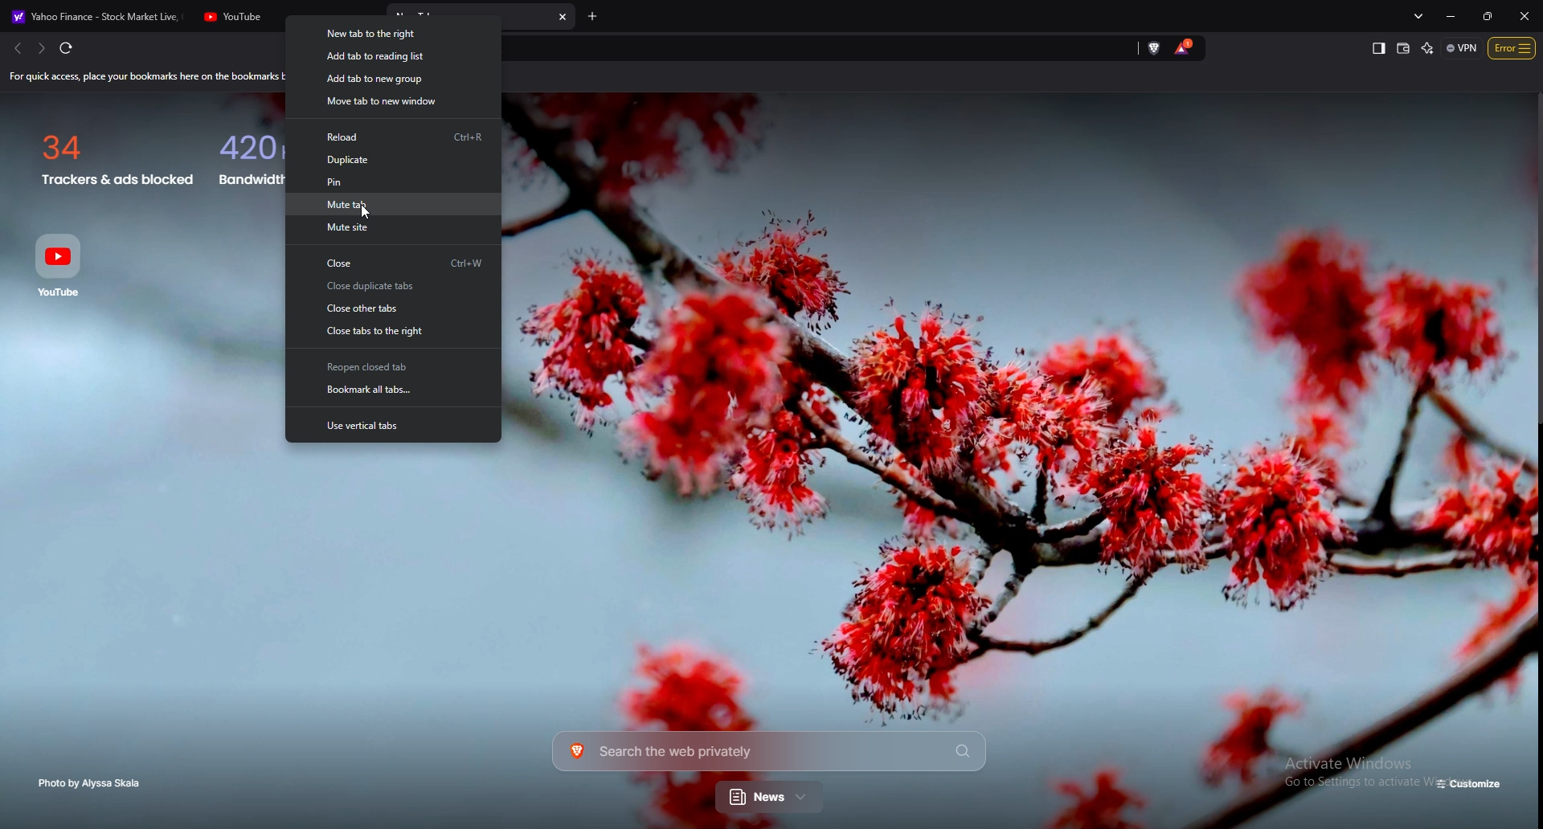  I want to click on news, so click(771, 798).